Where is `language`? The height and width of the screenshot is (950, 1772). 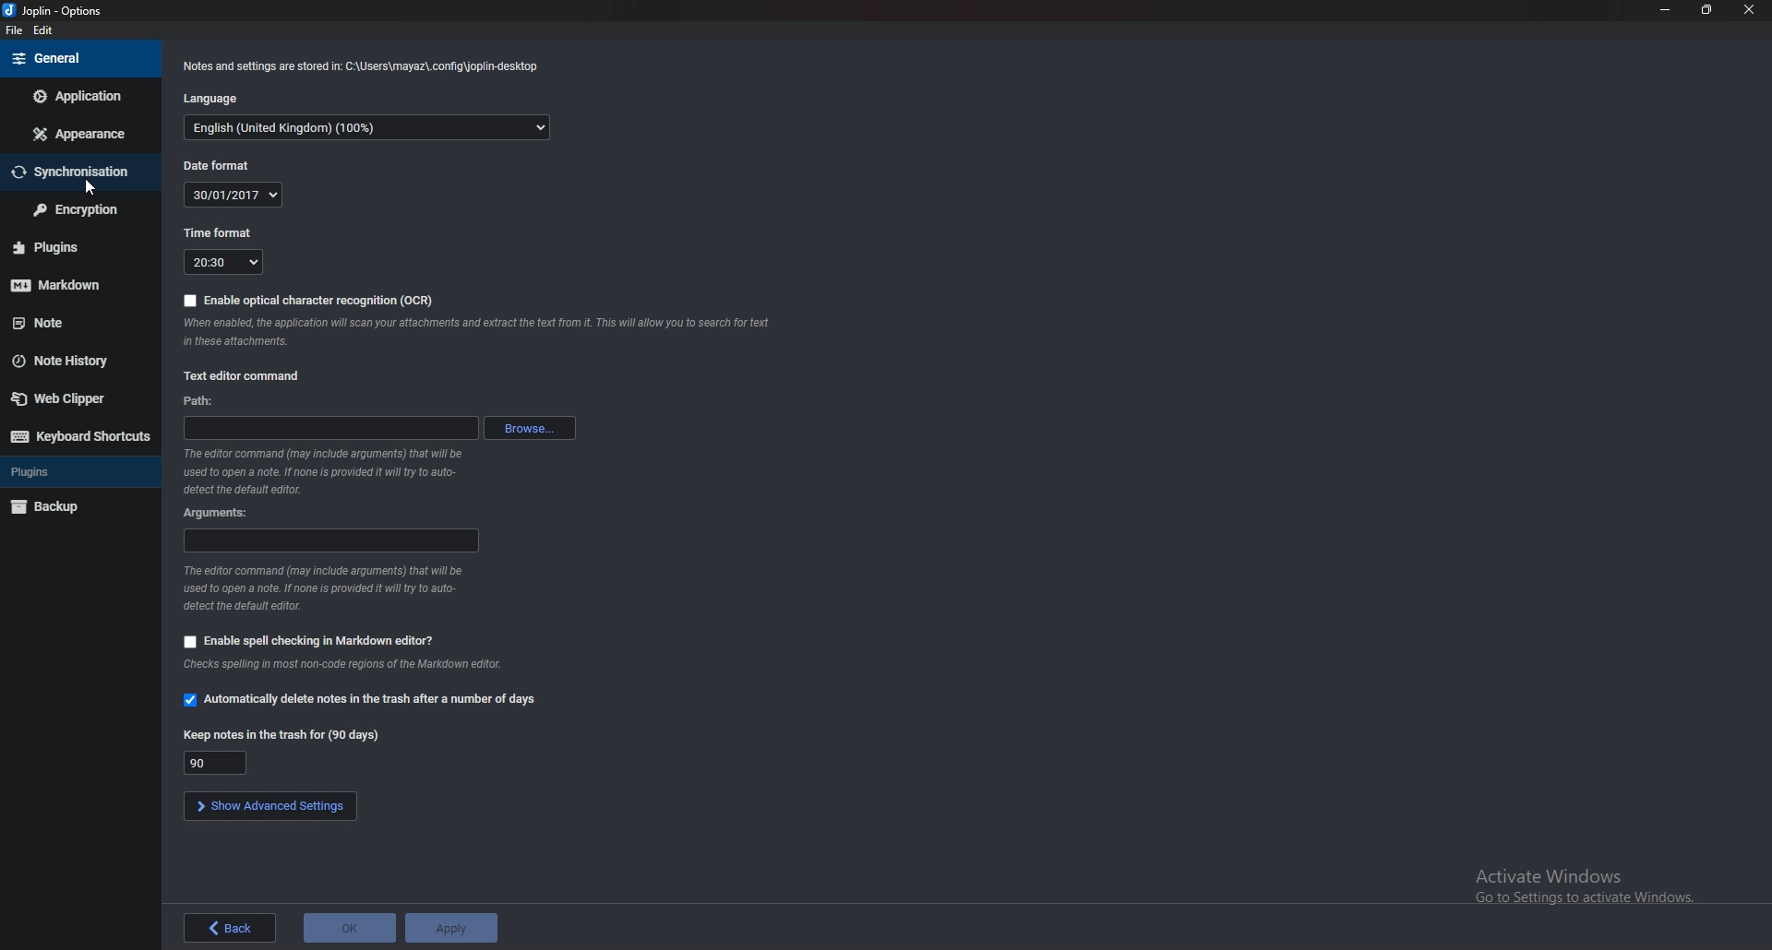
language is located at coordinates (368, 128).